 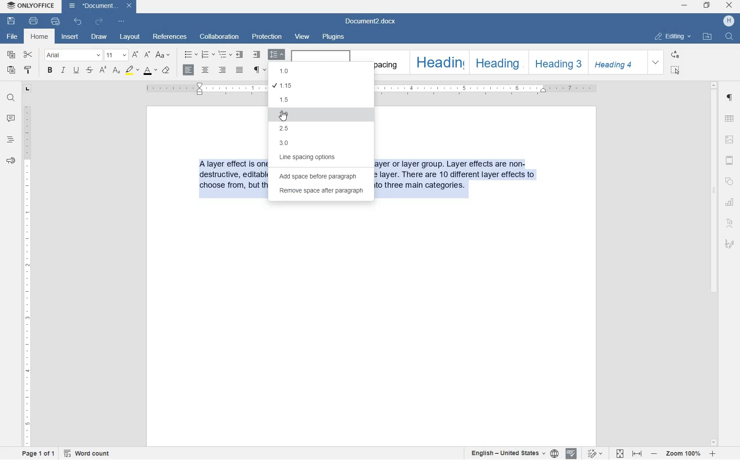 What do you see at coordinates (286, 85) in the screenshot?
I see `1.15` at bounding box center [286, 85].